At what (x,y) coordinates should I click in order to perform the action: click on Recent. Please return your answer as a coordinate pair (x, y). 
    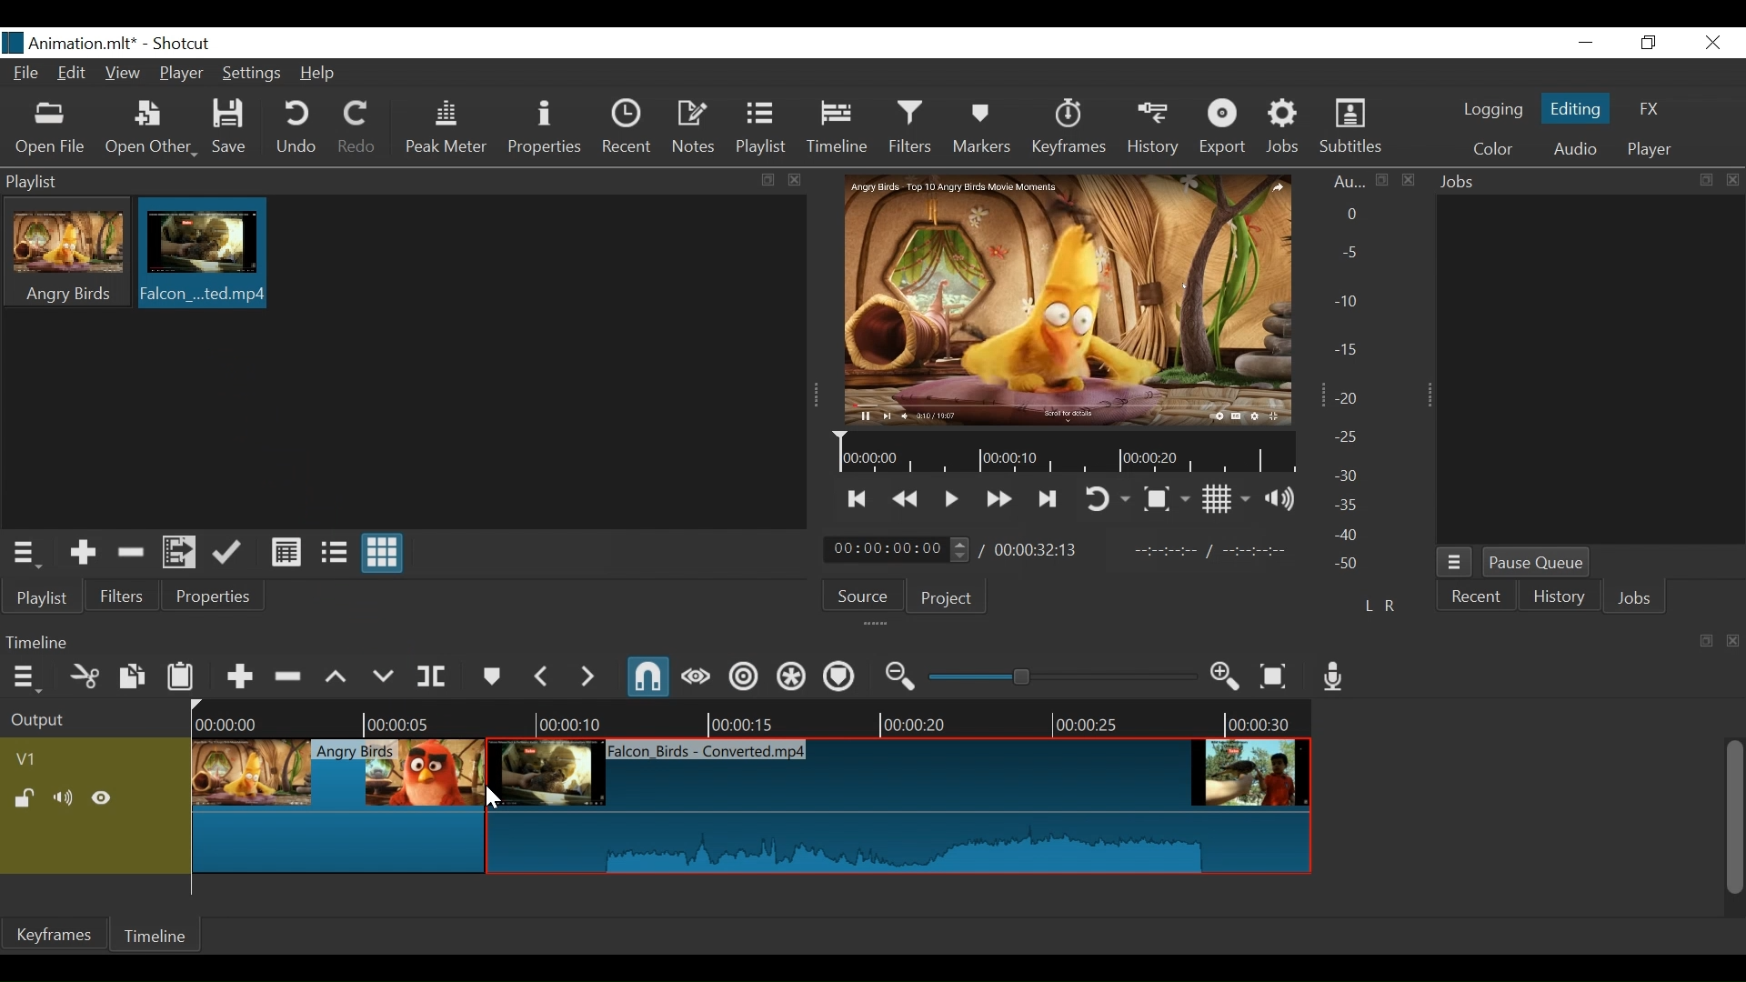
    Looking at the image, I should click on (627, 126).